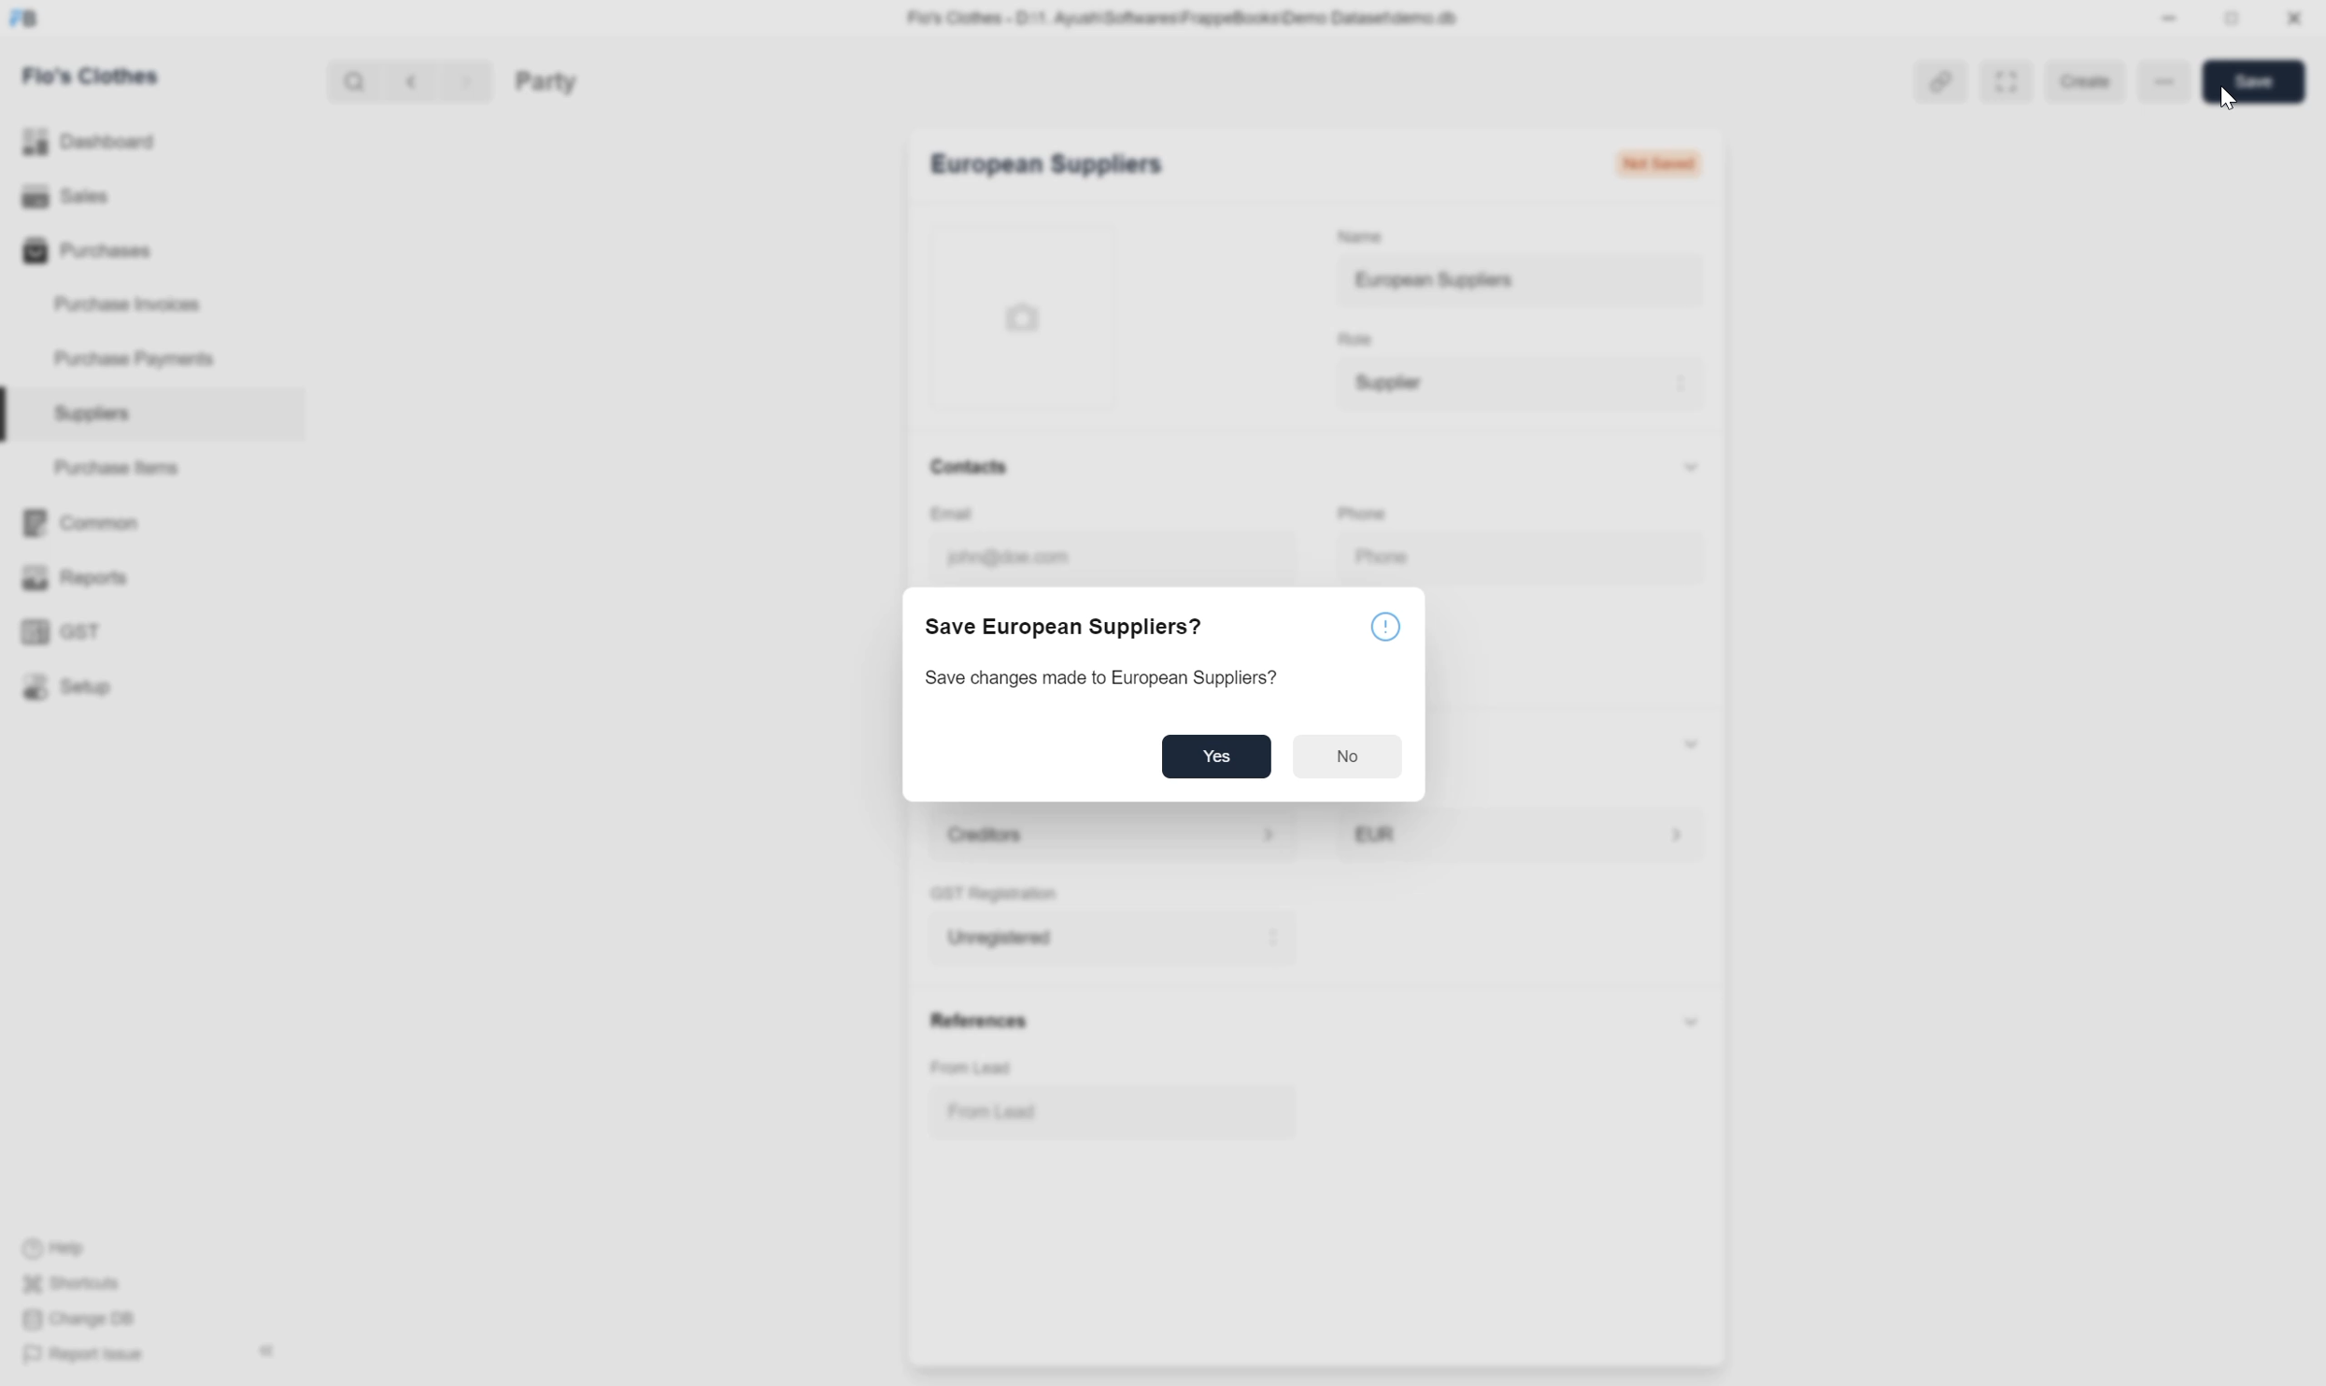 Image resolution: width=2326 pixels, height=1386 pixels. I want to click on sales, so click(64, 195).